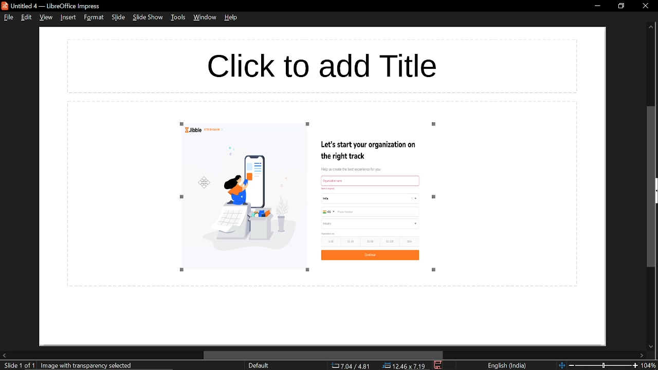 This screenshot has height=370, width=658. What do you see at coordinates (17, 366) in the screenshot?
I see `current slide` at bounding box center [17, 366].